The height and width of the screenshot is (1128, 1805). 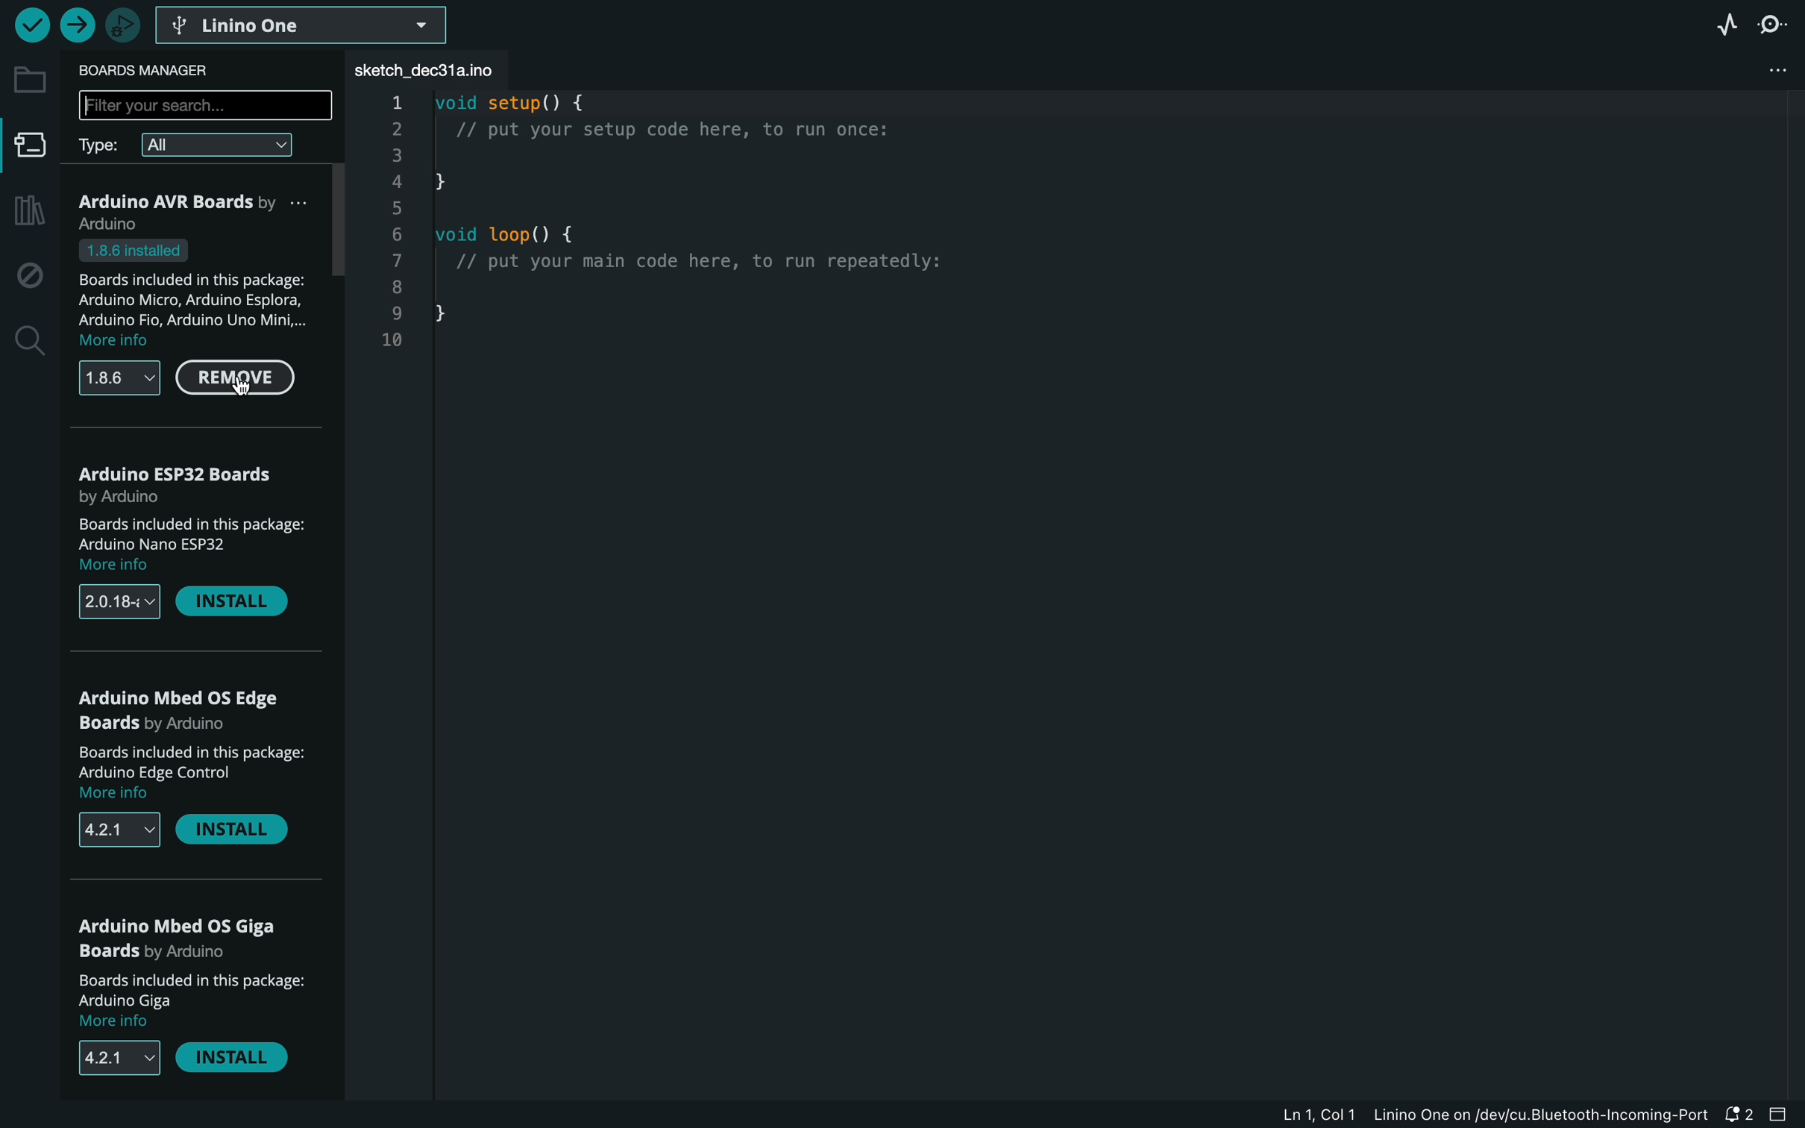 What do you see at coordinates (1484, 1117) in the screenshot?
I see `file information` at bounding box center [1484, 1117].